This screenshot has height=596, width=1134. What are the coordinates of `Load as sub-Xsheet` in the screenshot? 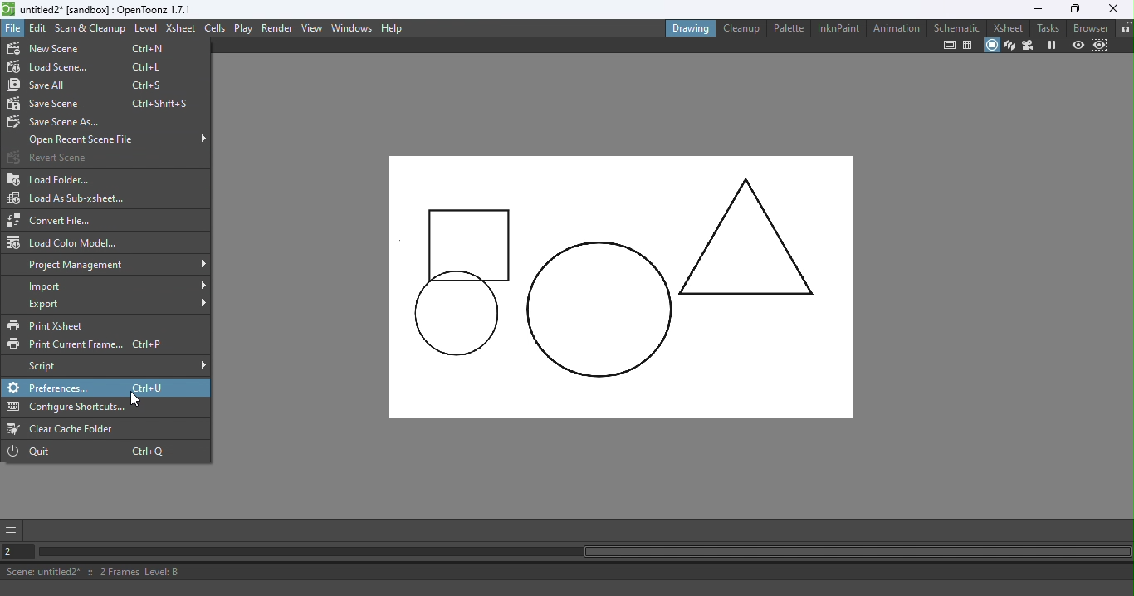 It's located at (66, 200).